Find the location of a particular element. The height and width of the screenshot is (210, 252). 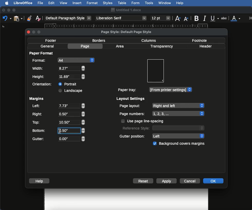

Help is located at coordinates (40, 181).